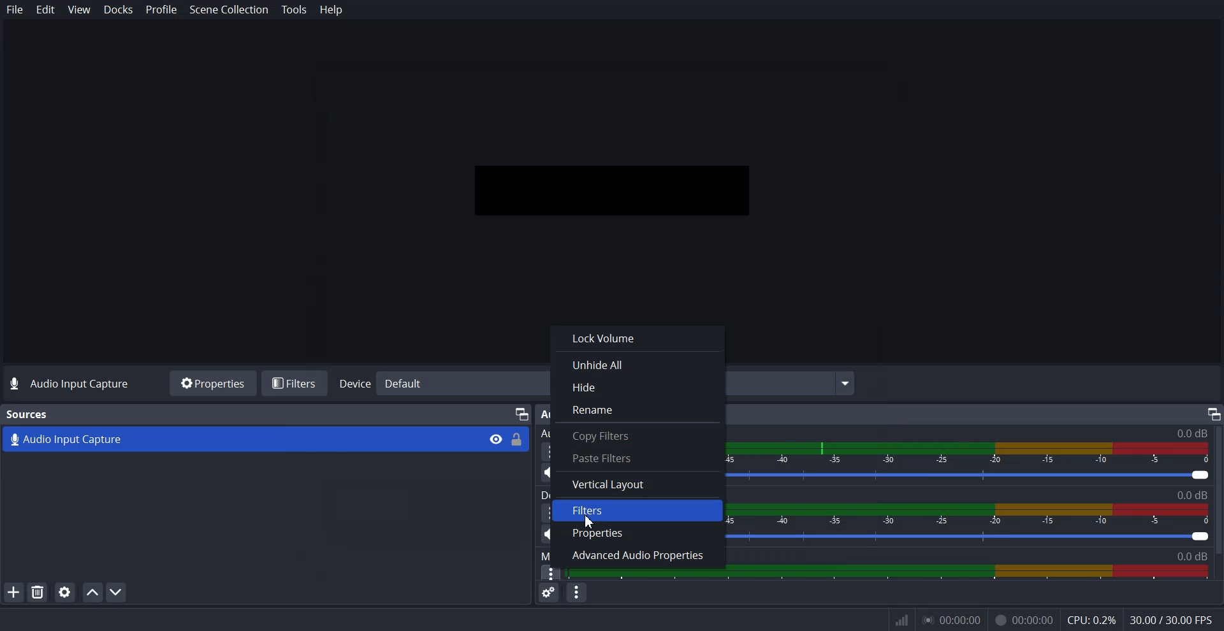 This screenshot has width=1224, height=631. I want to click on Preview window, so click(611, 189).